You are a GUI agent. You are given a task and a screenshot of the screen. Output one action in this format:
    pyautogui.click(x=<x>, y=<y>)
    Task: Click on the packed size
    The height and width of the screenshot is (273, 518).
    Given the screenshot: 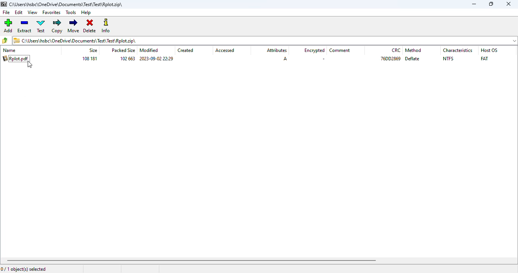 What is the action you would take?
    pyautogui.click(x=123, y=50)
    